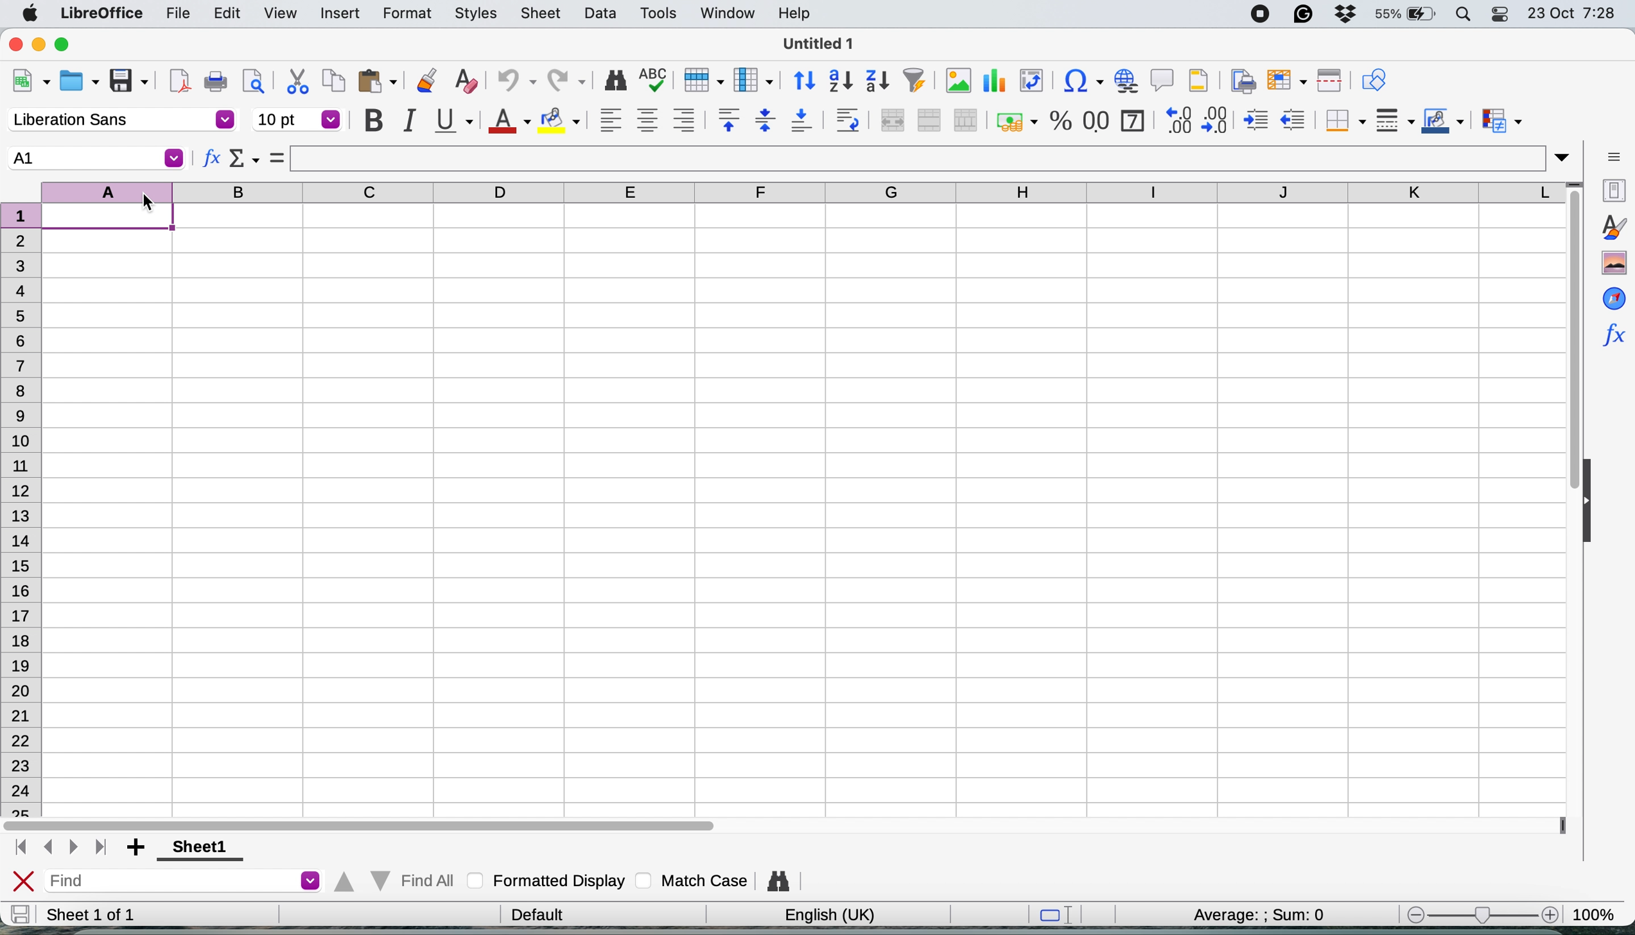 This screenshot has width=1635, height=935. Describe the element at coordinates (511, 122) in the screenshot. I see `text colour` at that location.